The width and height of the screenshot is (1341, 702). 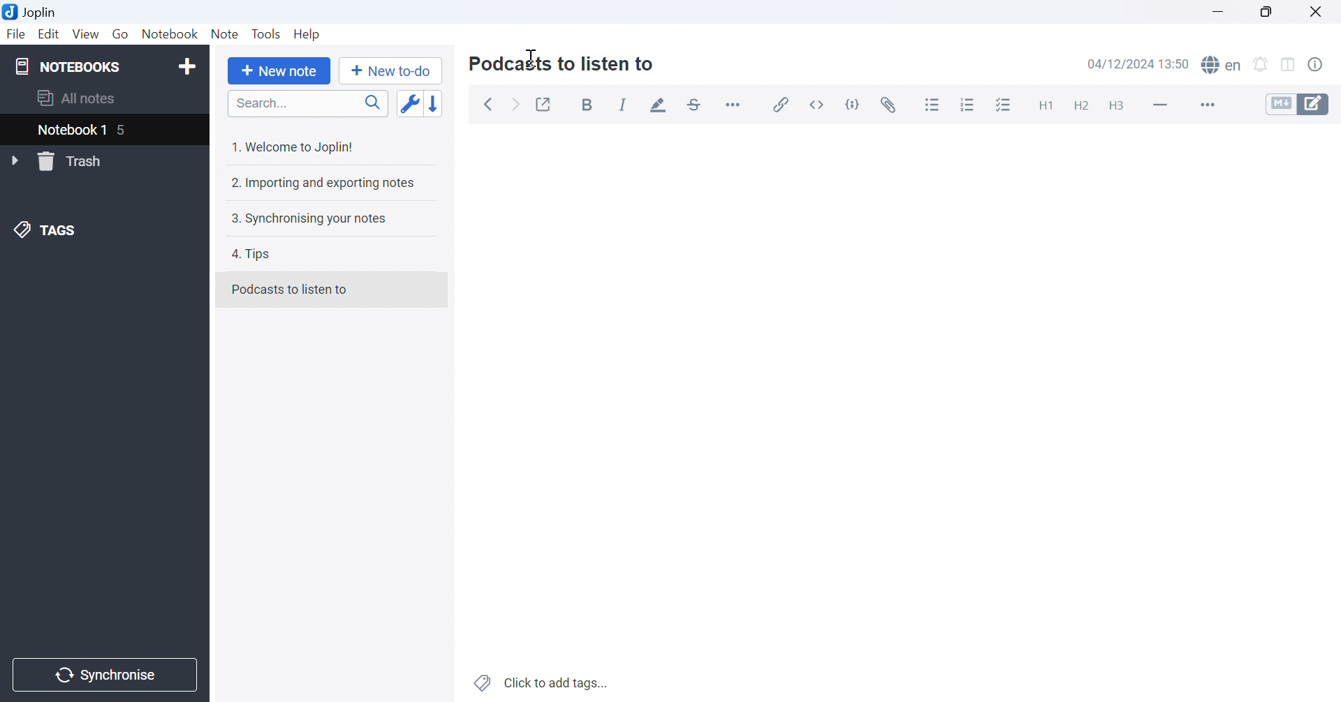 What do you see at coordinates (170, 33) in the screenshot?
I see `Notebook` at bounding box center [170, 33].